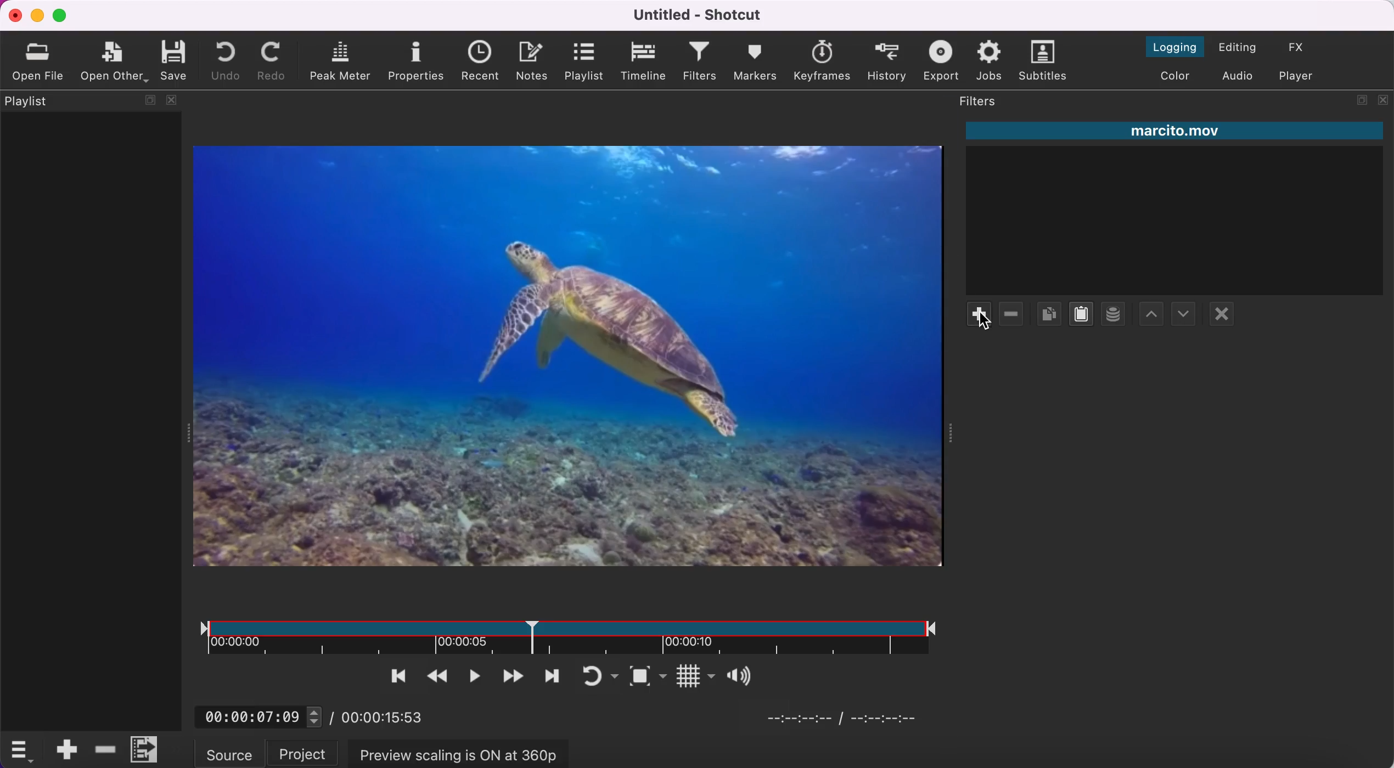 This screenshot has height=768, width=1394. What do you see at coordinates (1361, 103) in the screenshot?
I see `maximize` at bounding box center [1361, 103].